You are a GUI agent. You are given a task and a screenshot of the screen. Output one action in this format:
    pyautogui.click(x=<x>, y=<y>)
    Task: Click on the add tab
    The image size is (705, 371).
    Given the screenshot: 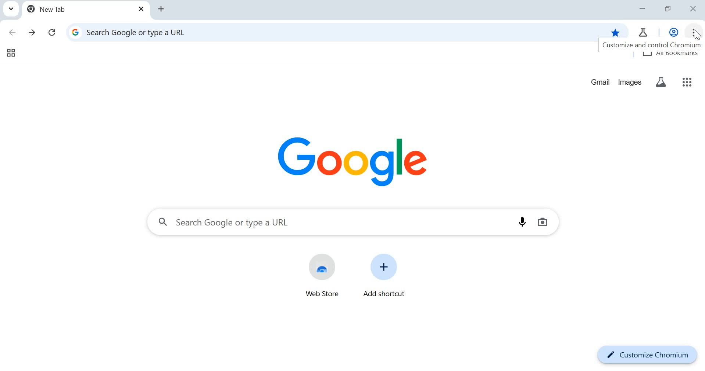 What is the action you would take?
    pyautogui.click(x=162, y=9)
    